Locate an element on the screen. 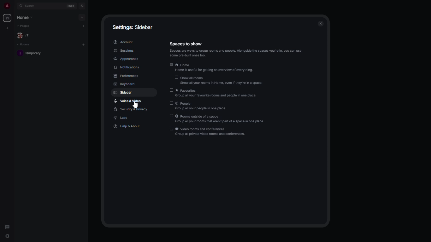  navigator is located at coordinates (81, 6).